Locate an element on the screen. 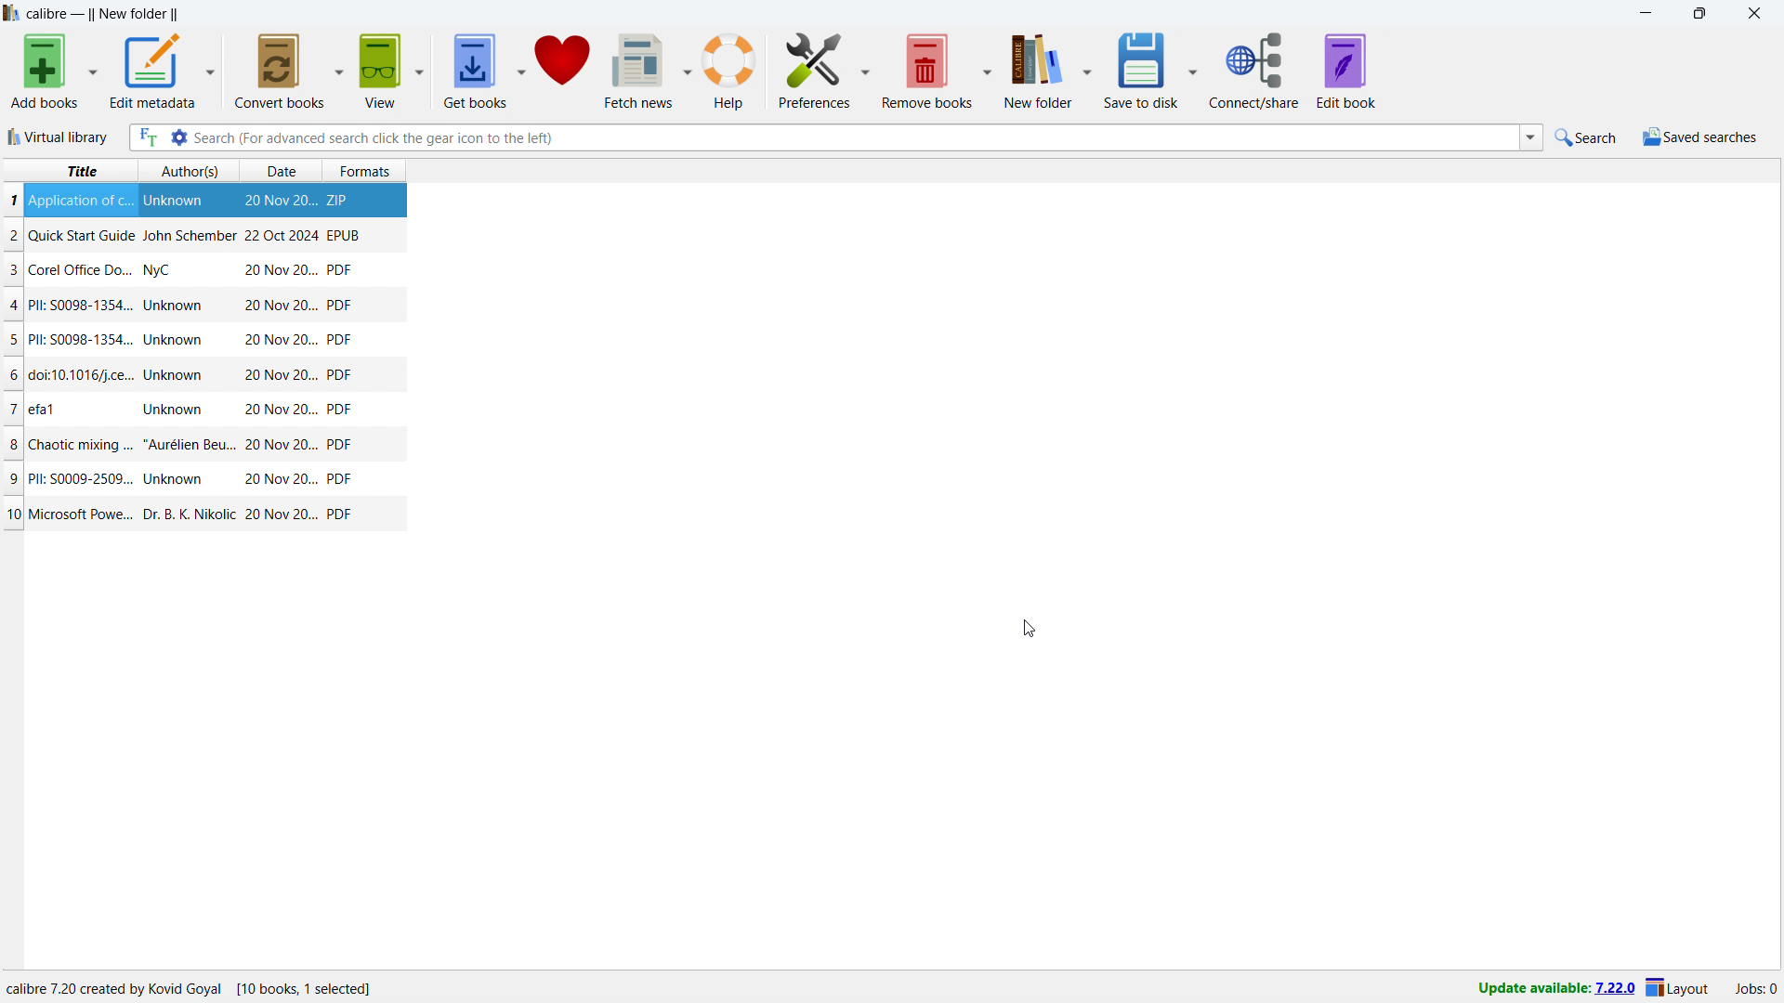 The height and width of the screenshot is (1003, 1784). view options is located at coordinates (421, 71).